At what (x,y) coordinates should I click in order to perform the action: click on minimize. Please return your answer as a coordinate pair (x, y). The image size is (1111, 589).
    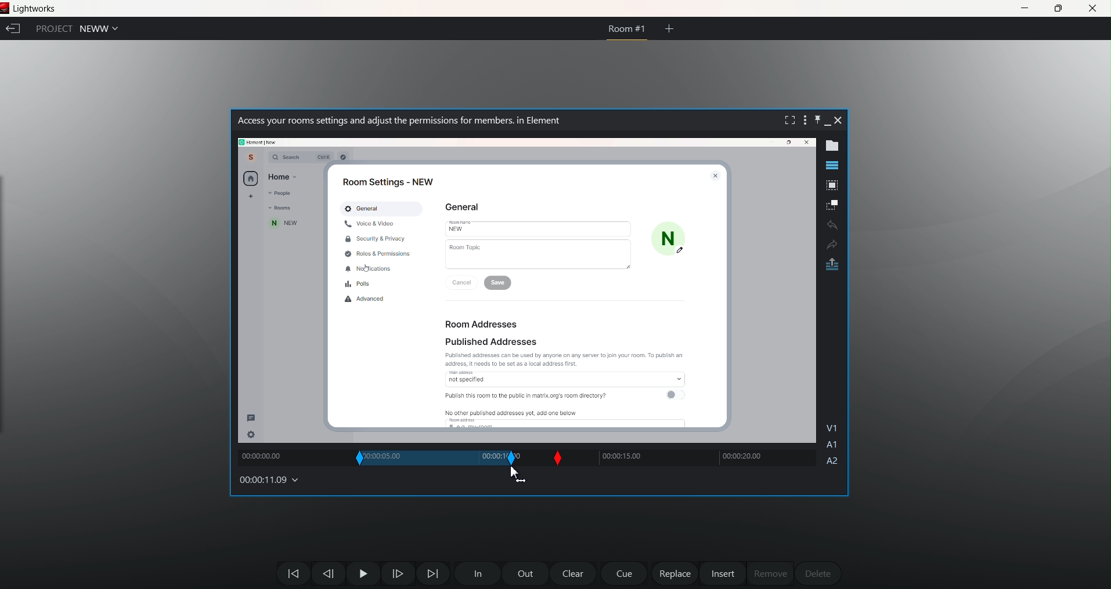
    Looking at the image, I should click on (831, 122).